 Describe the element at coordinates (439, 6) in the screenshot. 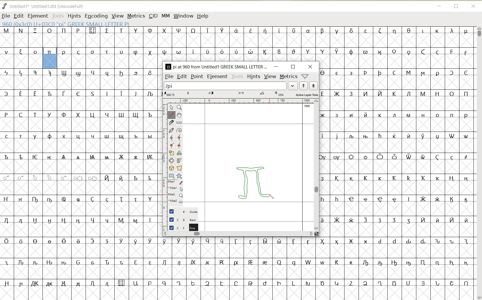

I see `MINIMIZE` at that location.